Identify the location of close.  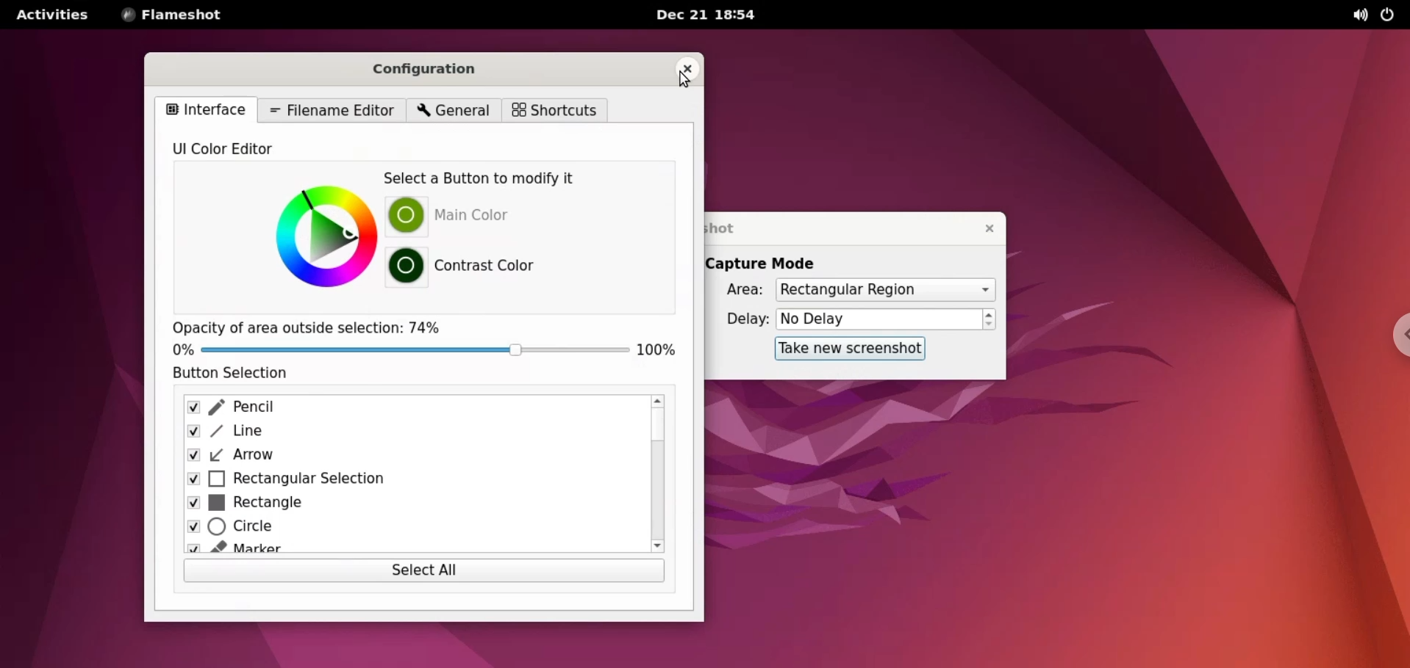
(688, 68).